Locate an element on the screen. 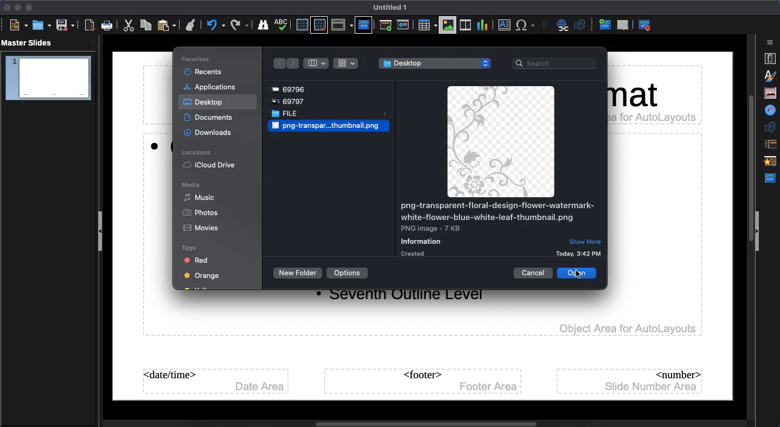  Print is located at coordinates (107, 25).